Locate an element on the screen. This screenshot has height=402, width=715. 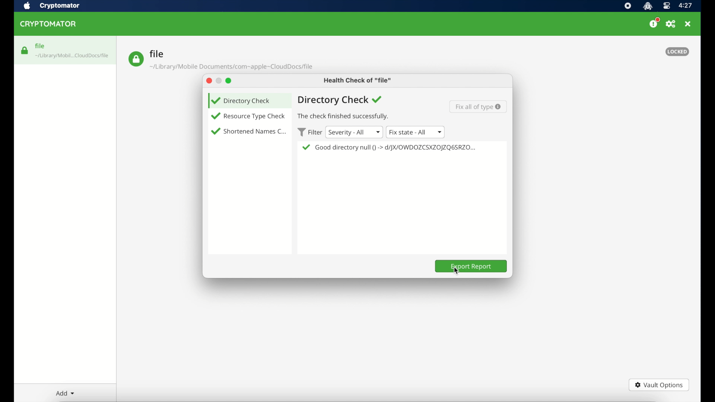
time is located at coordinates (686, 6).